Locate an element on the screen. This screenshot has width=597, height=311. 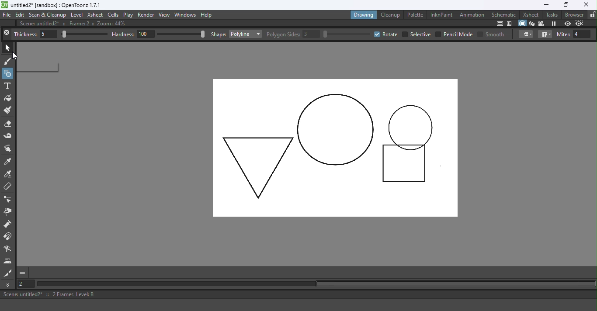
Ruler tool is located at coordinates (8, 187).